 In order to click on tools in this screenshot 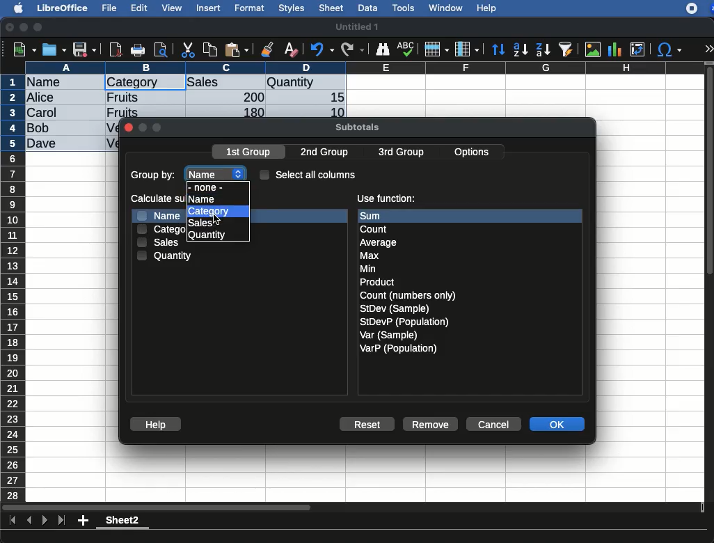, I will do `click(404, 8)`.